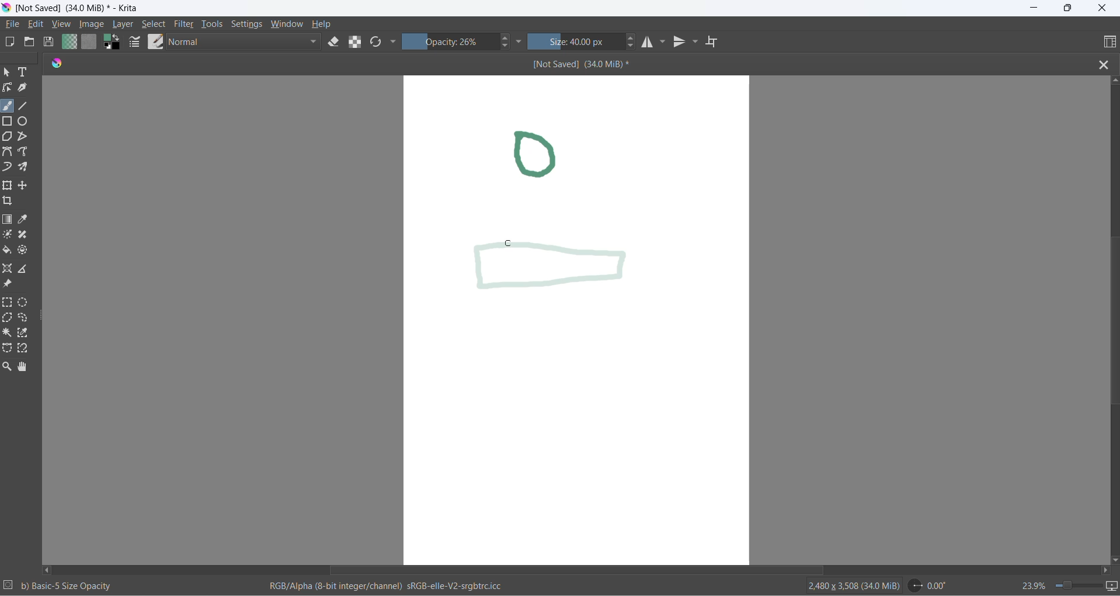 The height and width of the screenshot is (596, 1120). What do you see at coordinates (9, 350) in the screenshot?
I see `Bezier curve selection tool ` at bounding box center [9, 350].